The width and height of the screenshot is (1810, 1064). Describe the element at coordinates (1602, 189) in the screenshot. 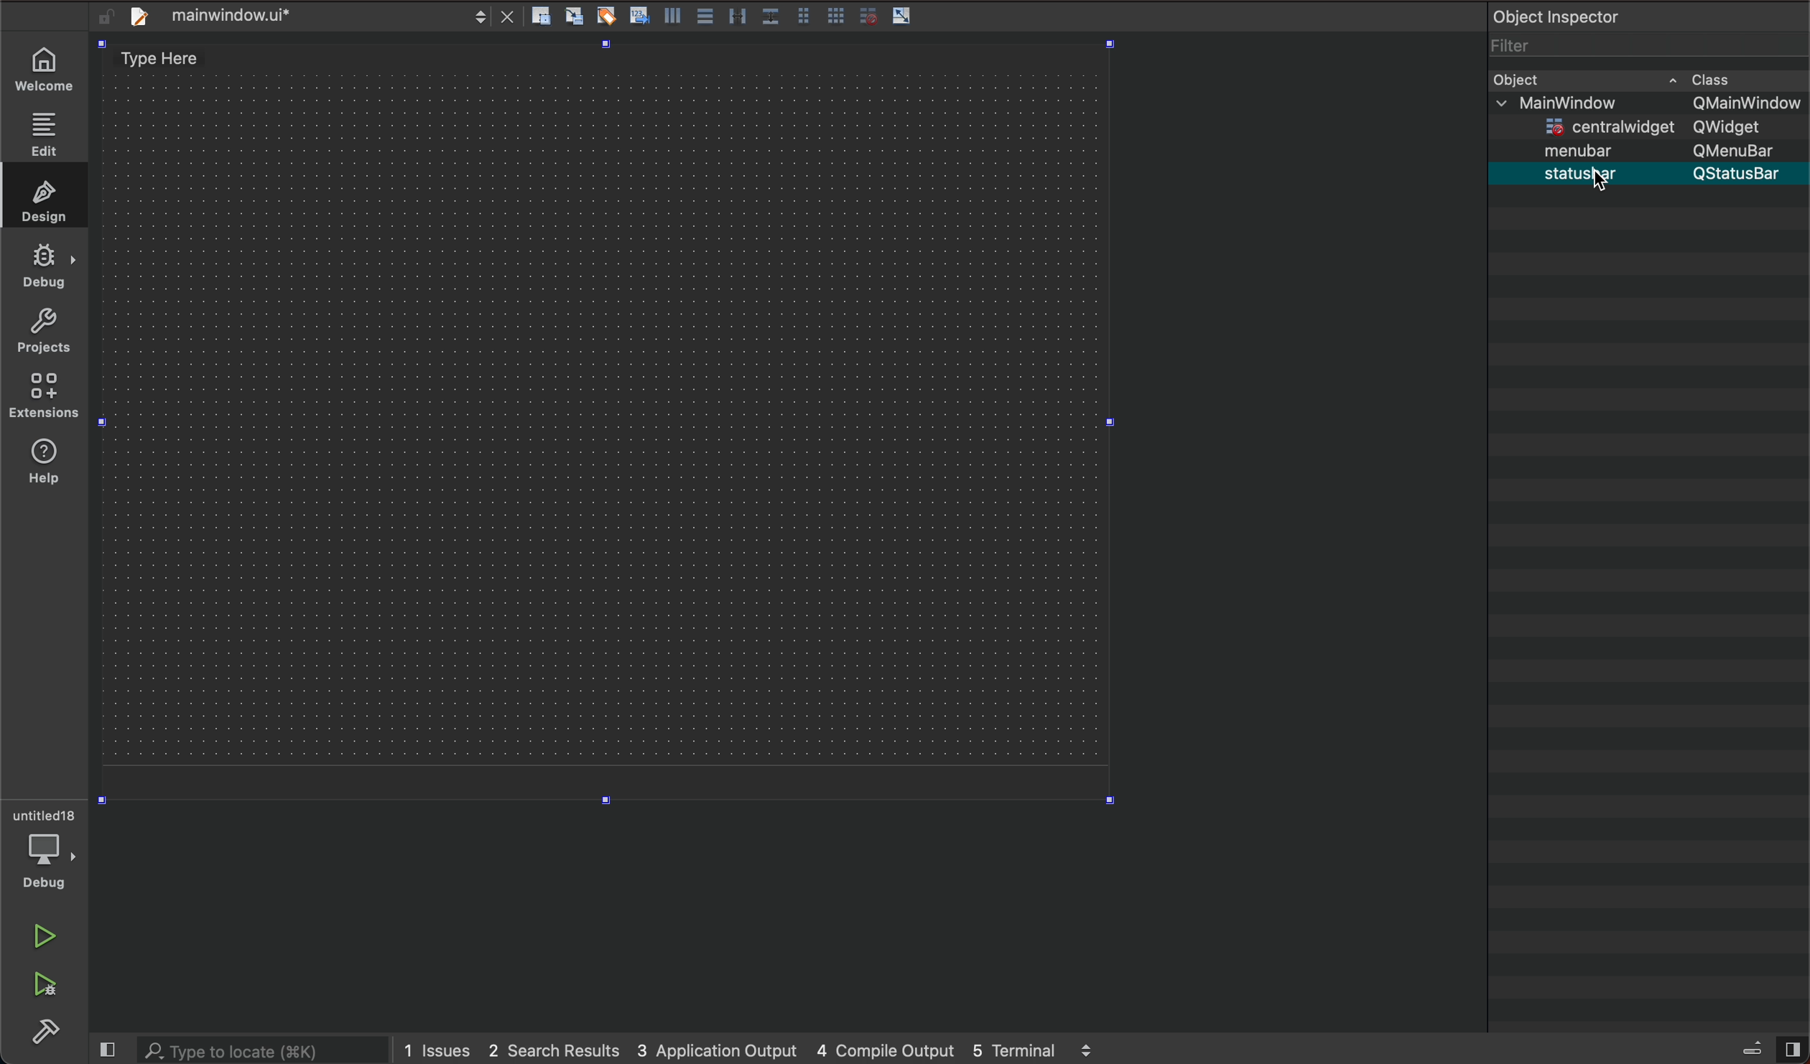

I see `cursor` at that location.